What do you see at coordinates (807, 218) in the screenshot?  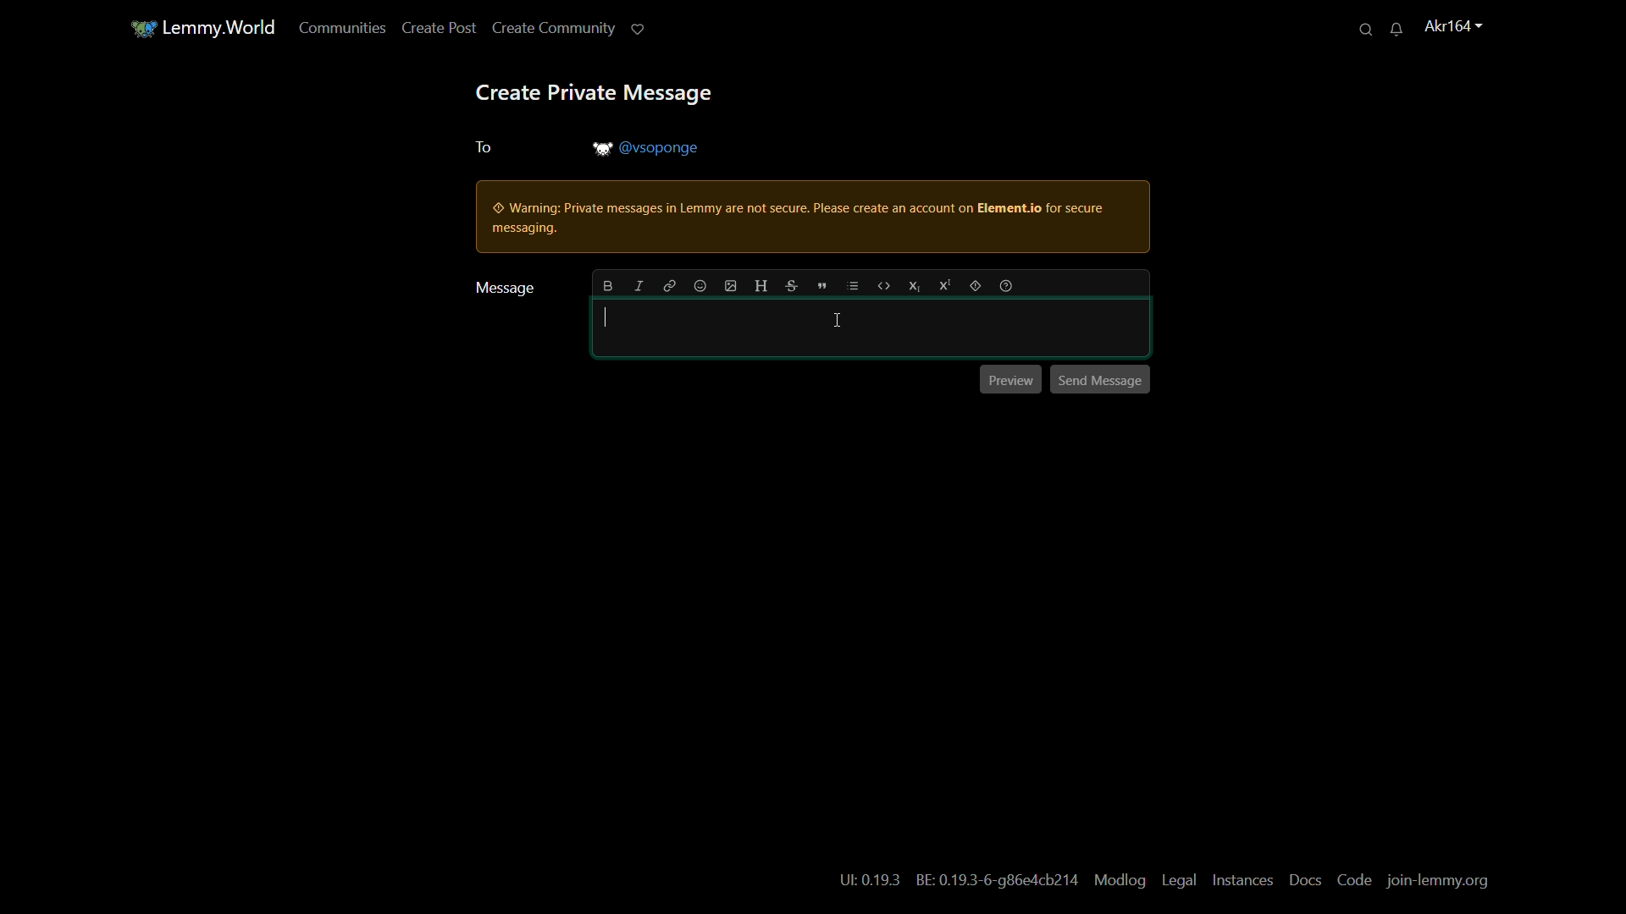 I see `warning pop up` at bounding box center [807, 218].